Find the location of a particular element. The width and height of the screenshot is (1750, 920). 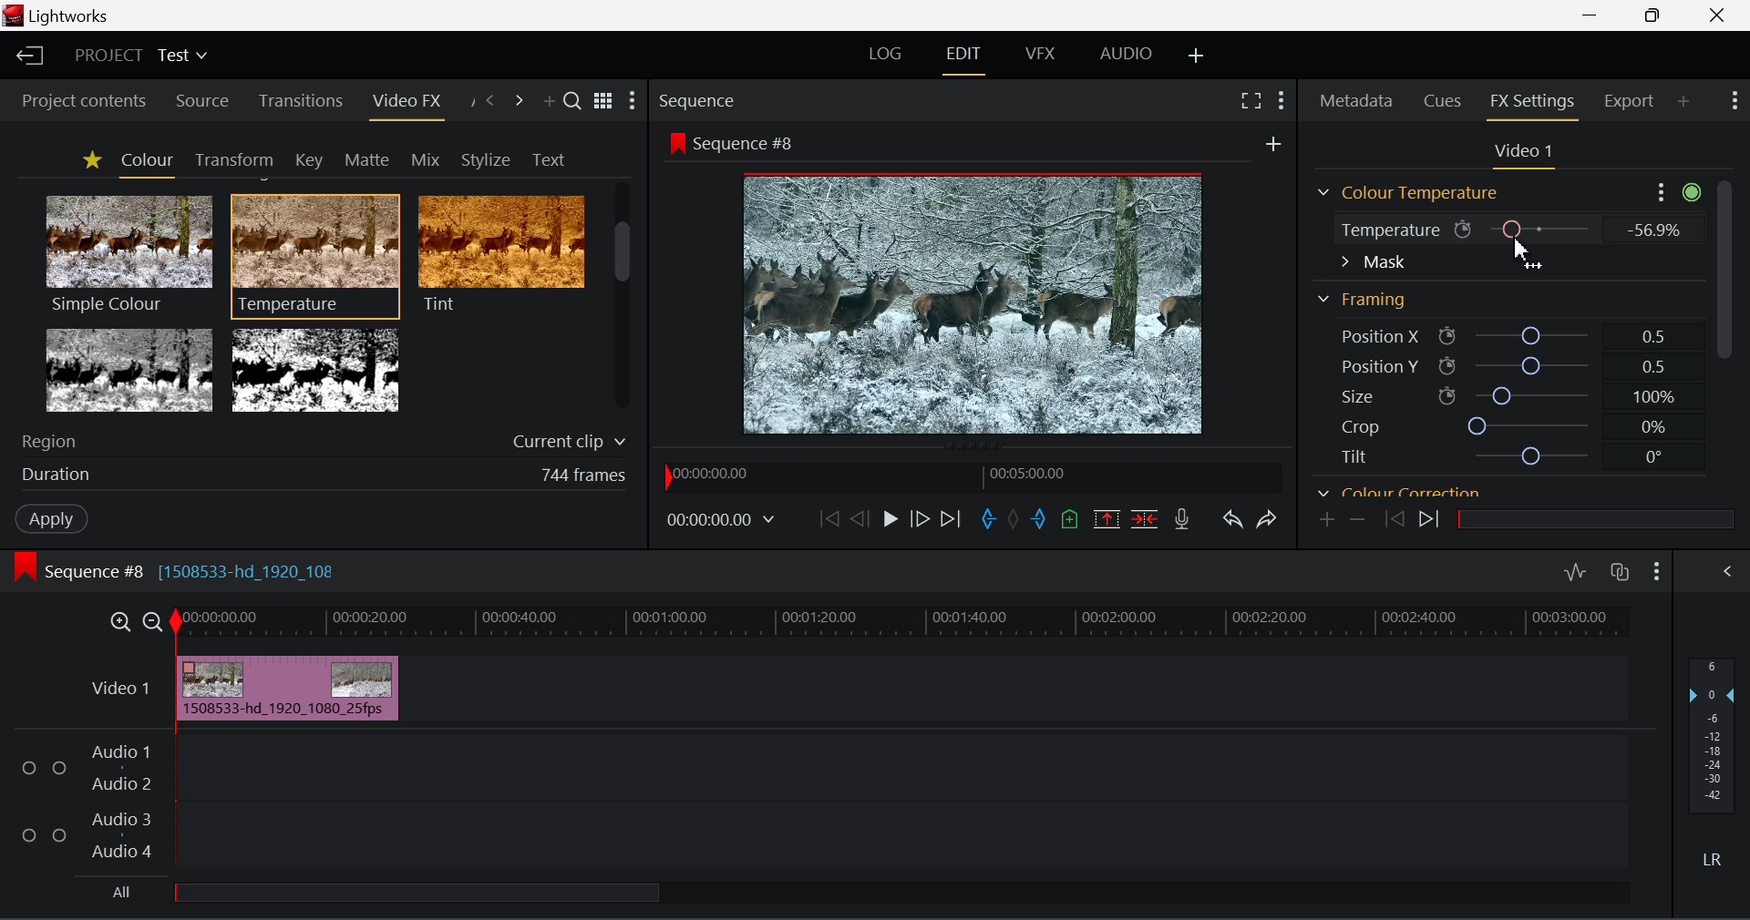

size is located at coordinates (1530, 394).